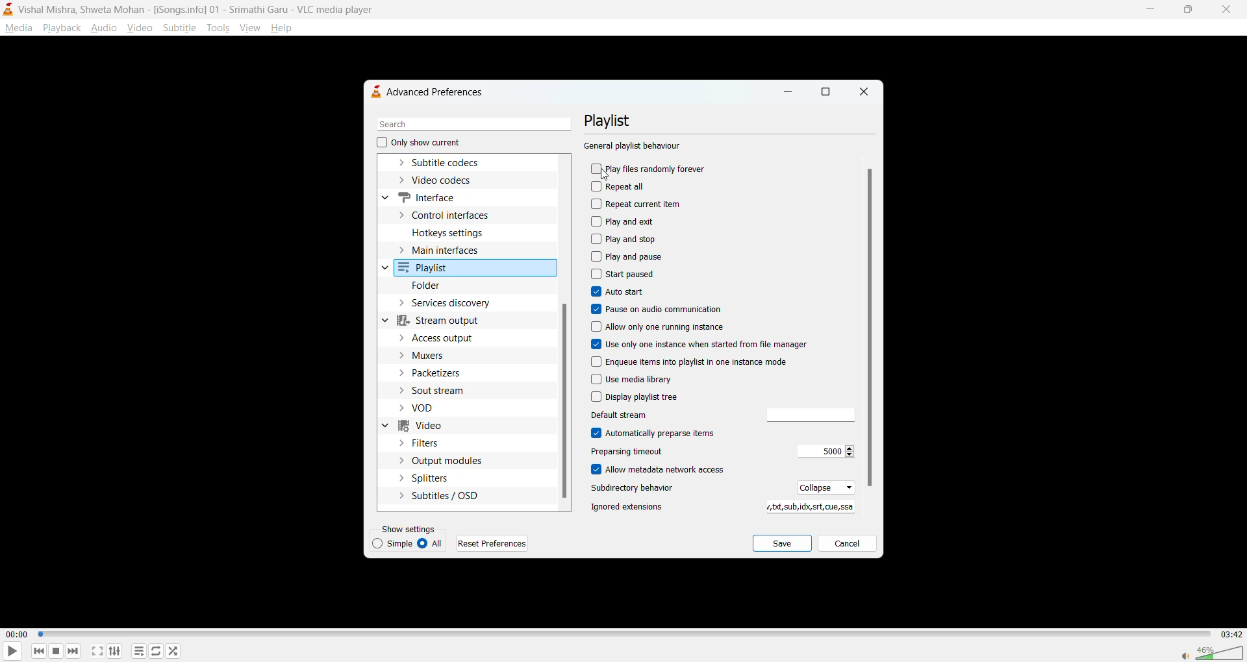 This screenshot has height=662, width=1247. Describe the element at coordinates (440, 181) in the screenshot. I see `video codecs` at that location.